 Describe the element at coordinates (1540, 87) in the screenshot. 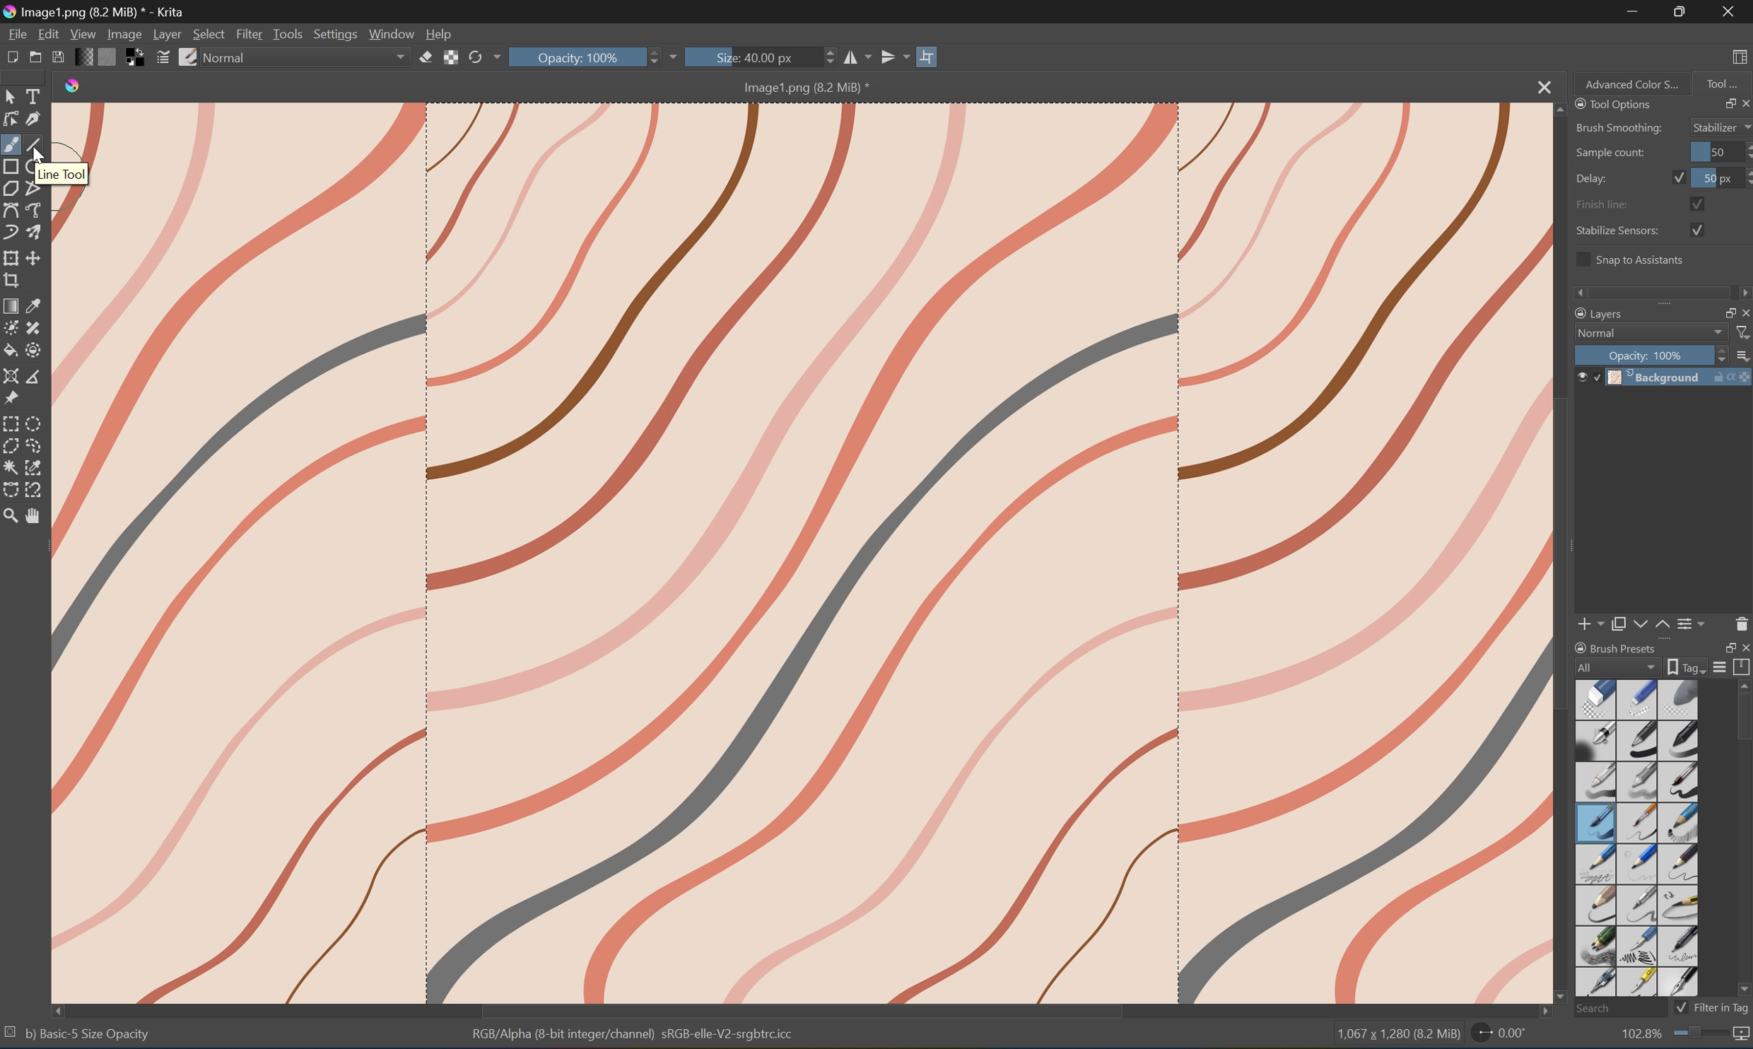

I see `Close` at that location.